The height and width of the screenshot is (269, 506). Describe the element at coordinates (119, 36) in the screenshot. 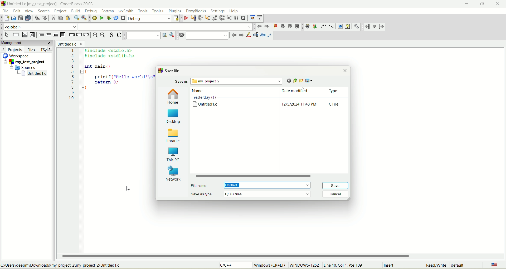

I see `toggle comment` at that location.